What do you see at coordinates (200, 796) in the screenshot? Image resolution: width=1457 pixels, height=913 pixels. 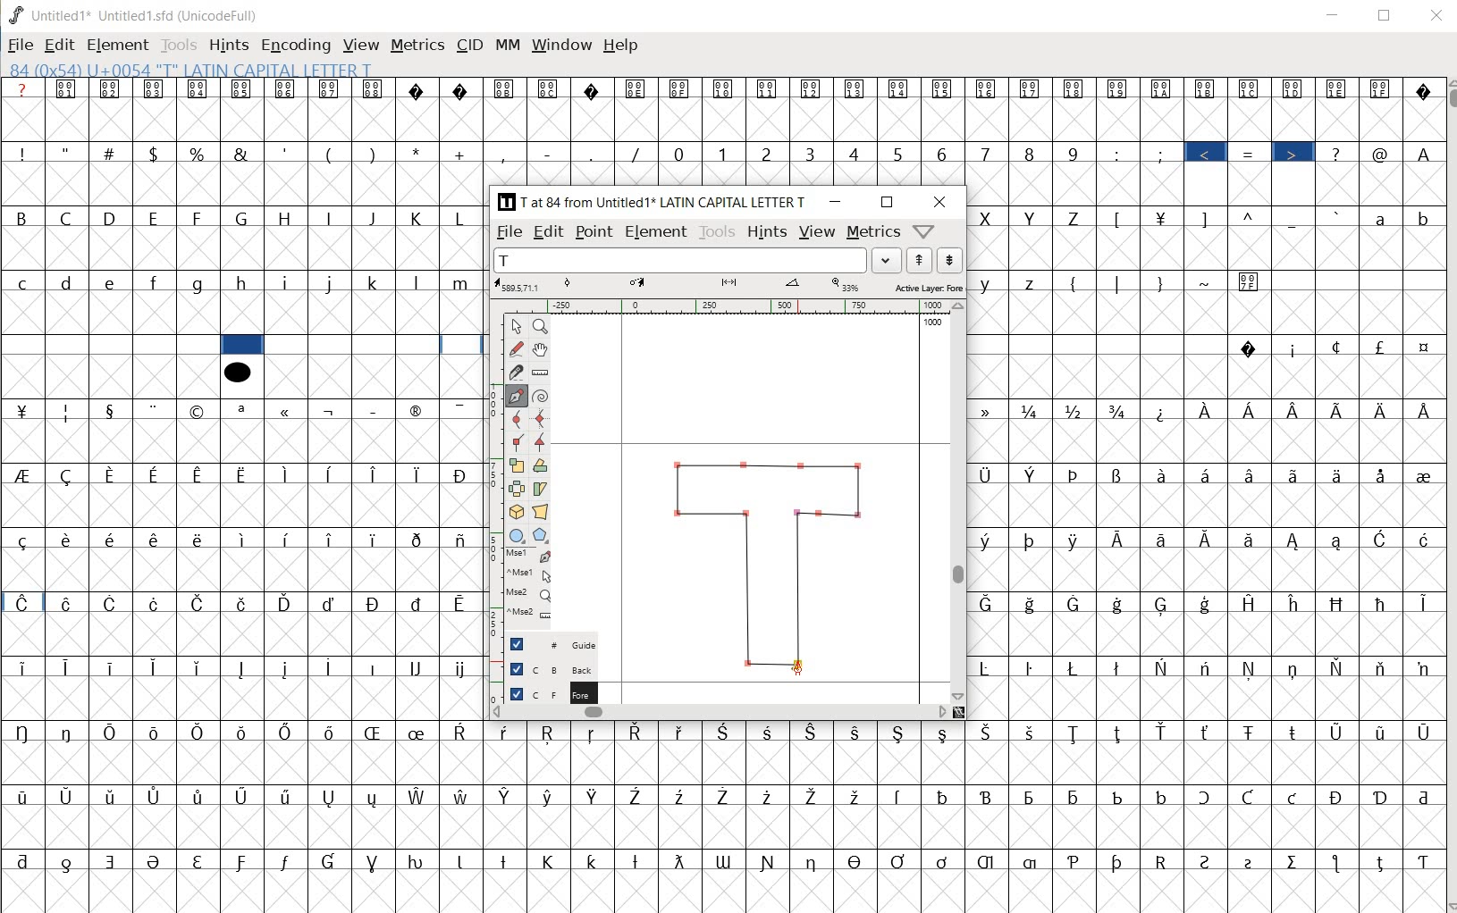 I see `Symbol` at bounding box center [200, 796].